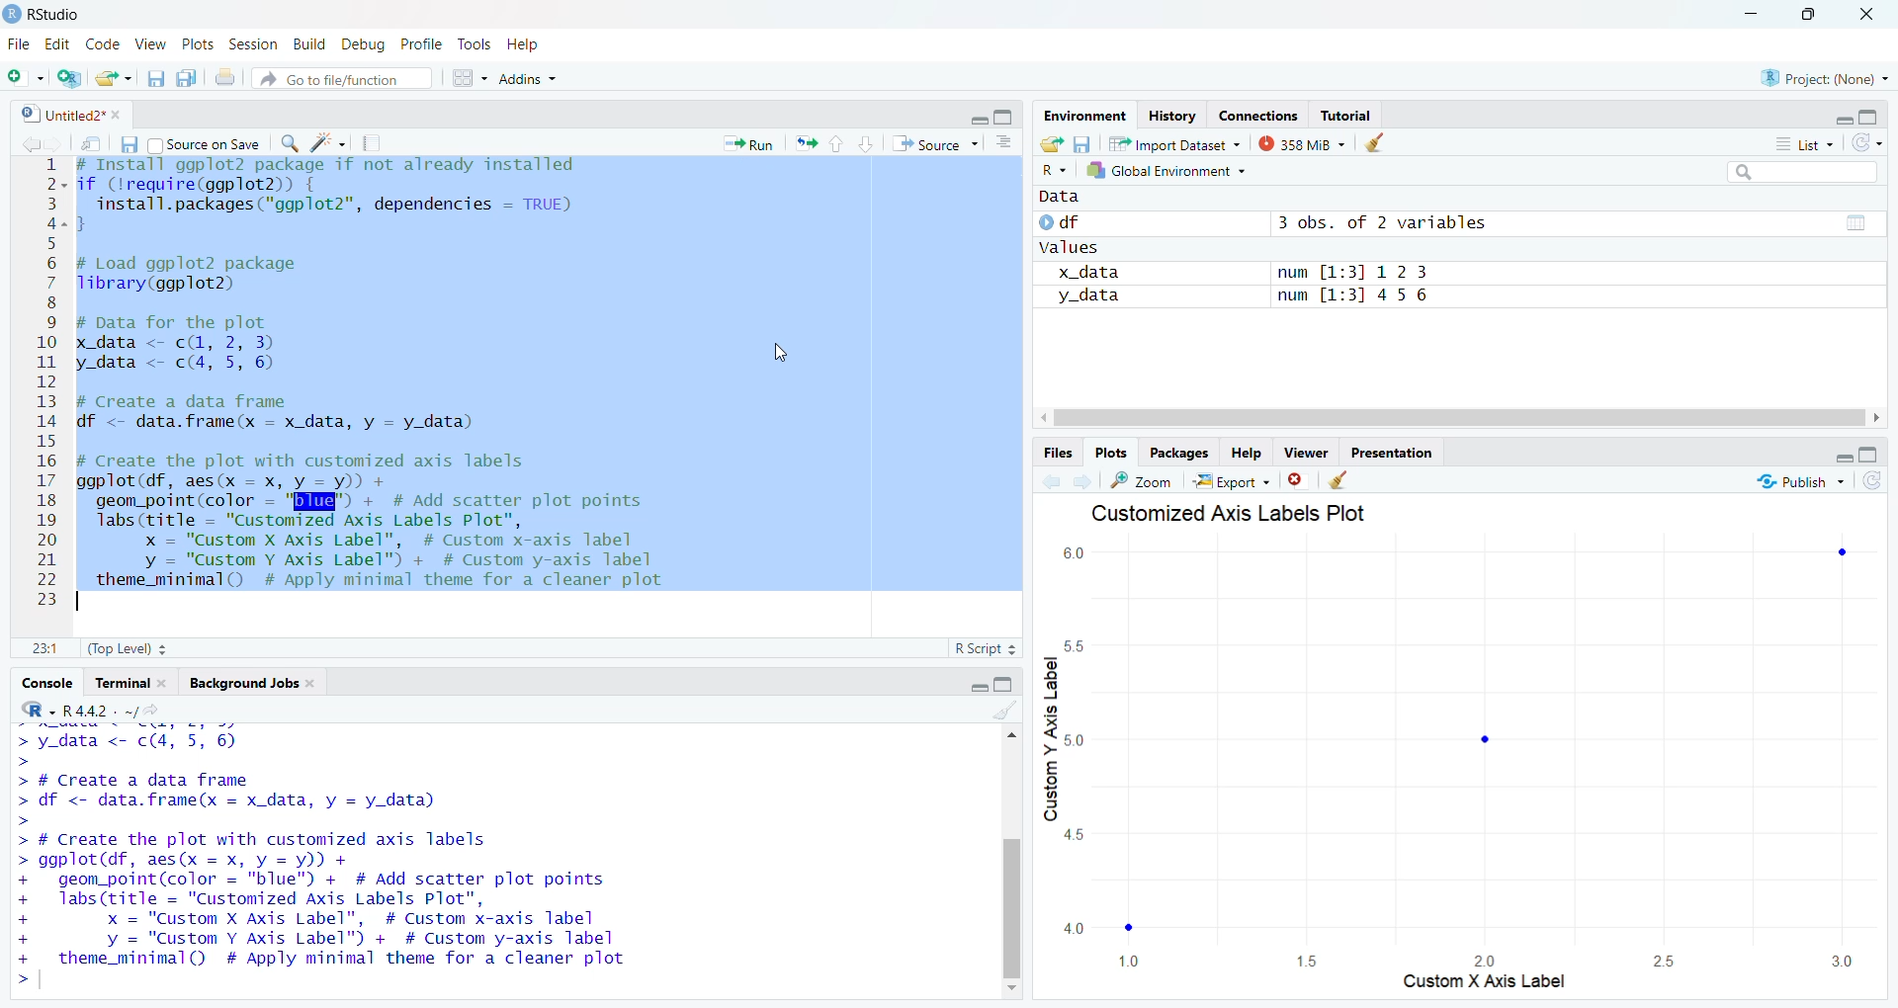 The width and height of the screenshot is (1898, 1008). Describe the element at coordinates (421, 42) in the screenshot. I see `Profile` at that location.